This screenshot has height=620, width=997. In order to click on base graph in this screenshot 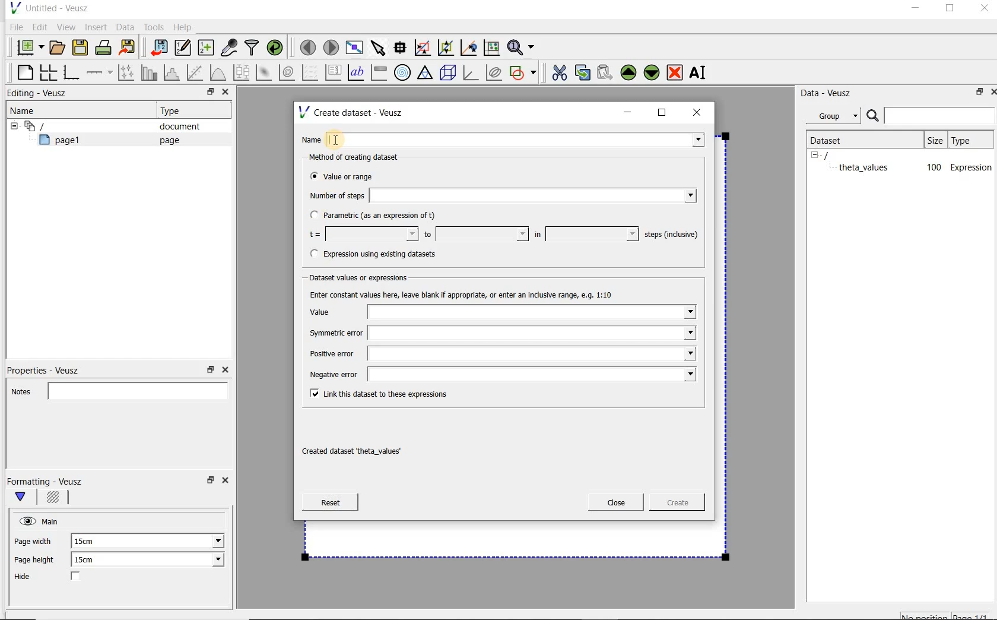, I will do `click(71, 73)`.